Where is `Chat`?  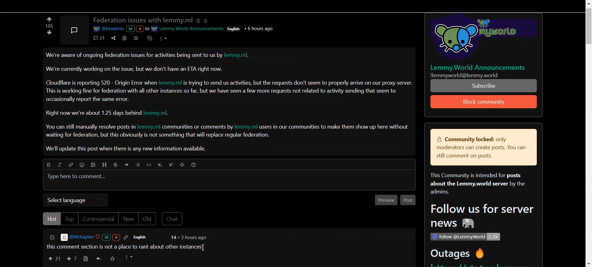 Chat is located at coordinates (173, 219).